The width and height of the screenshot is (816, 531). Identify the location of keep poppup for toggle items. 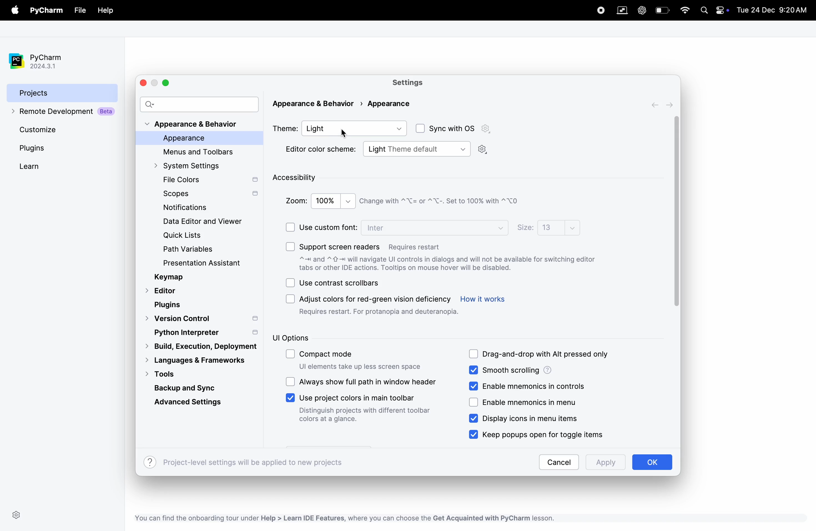
(550, 434).